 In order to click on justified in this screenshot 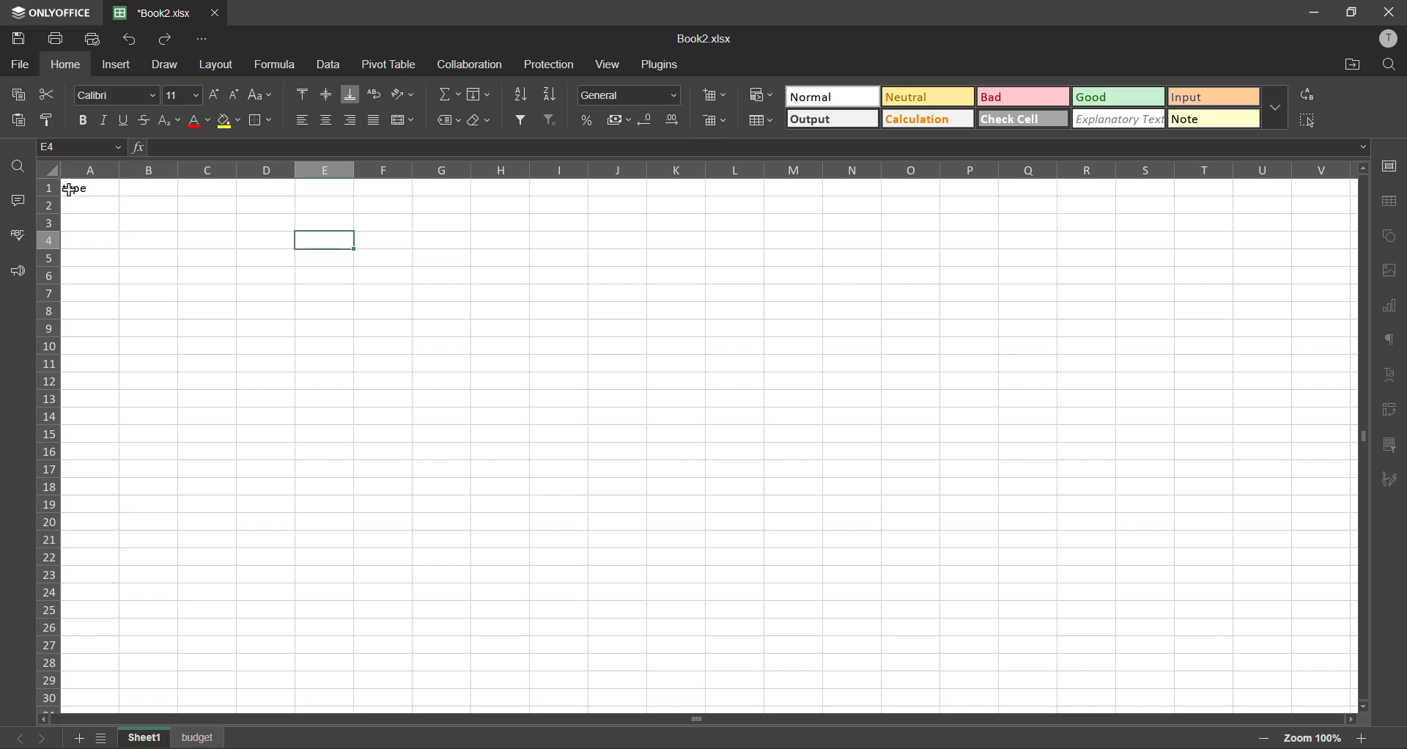, I will do `click(377, 120)`.